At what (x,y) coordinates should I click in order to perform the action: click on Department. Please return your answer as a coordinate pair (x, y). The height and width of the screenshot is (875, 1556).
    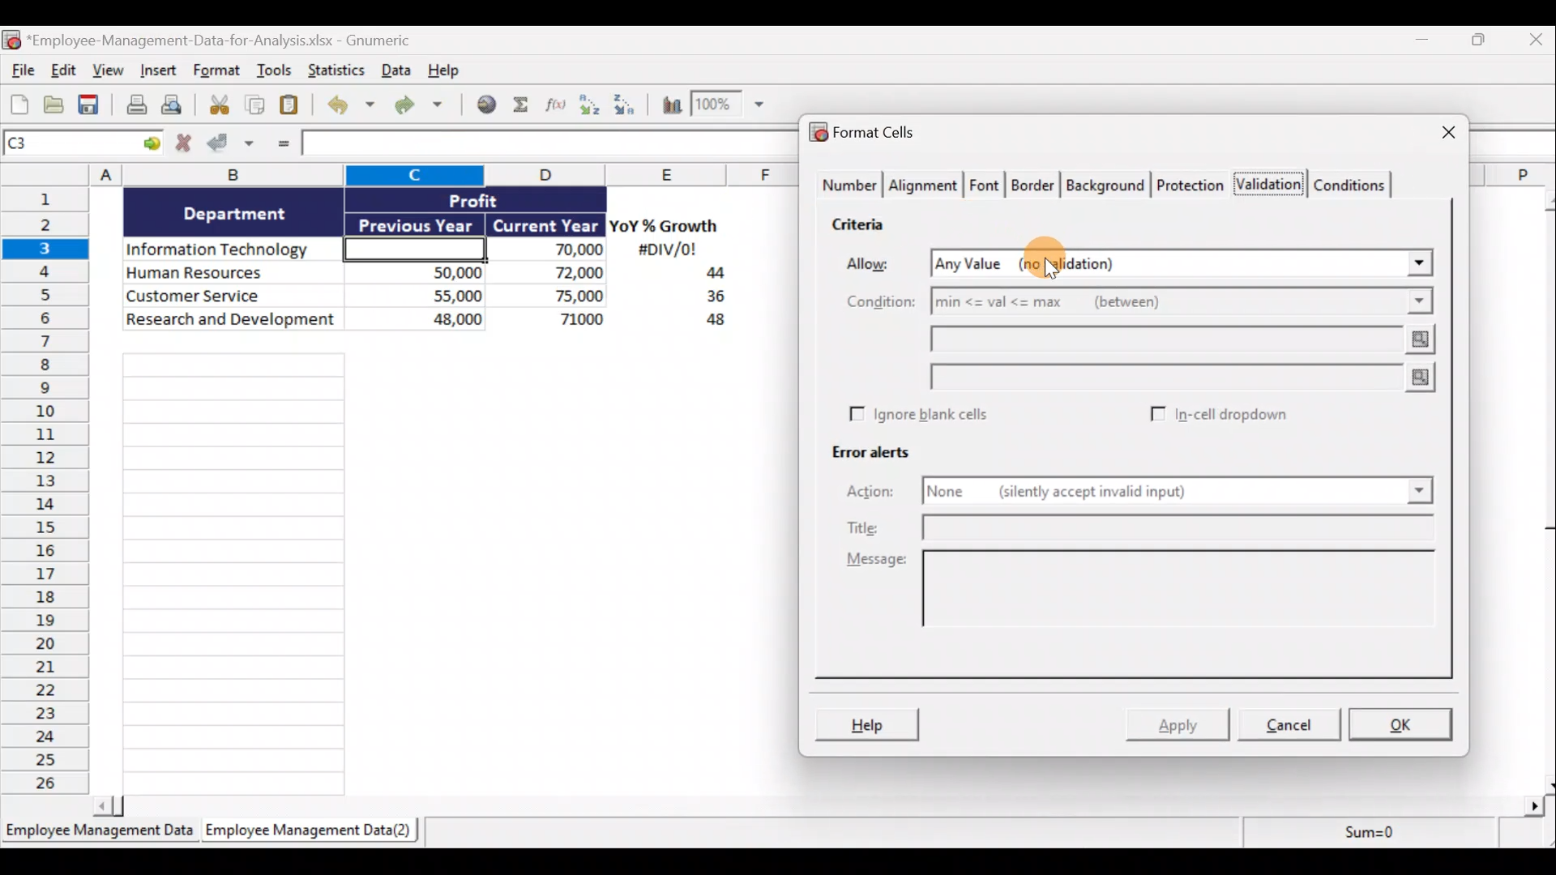
    Looking at the image, I should click on (235, 212).